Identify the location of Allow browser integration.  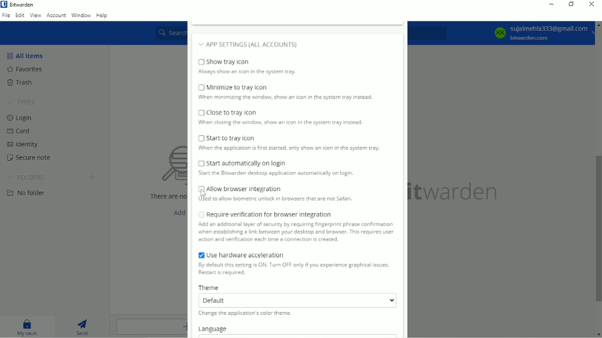
(239, 188).